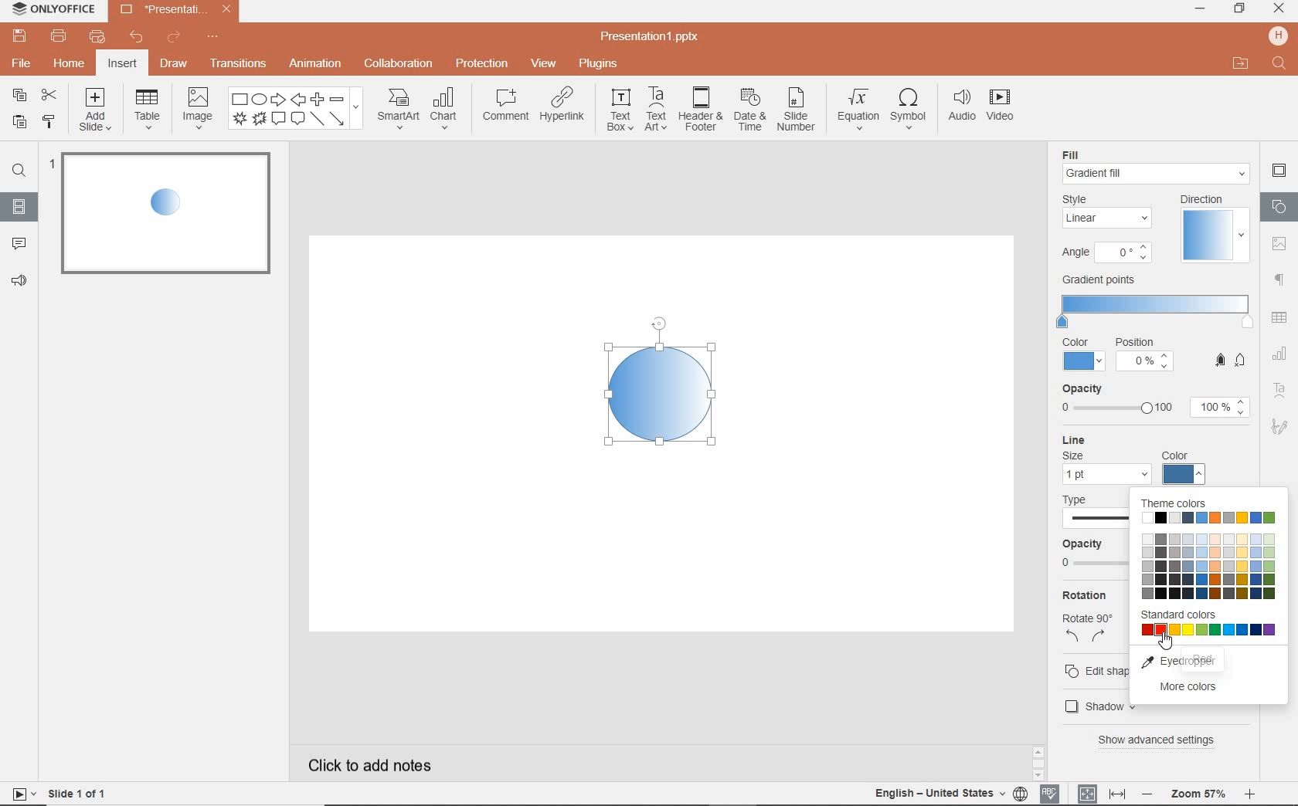 The height and width of the screenshot is (806, 1298). Describe the element at coordinates (1208, 634) in the screenshot. I see `standard colors` at that location.